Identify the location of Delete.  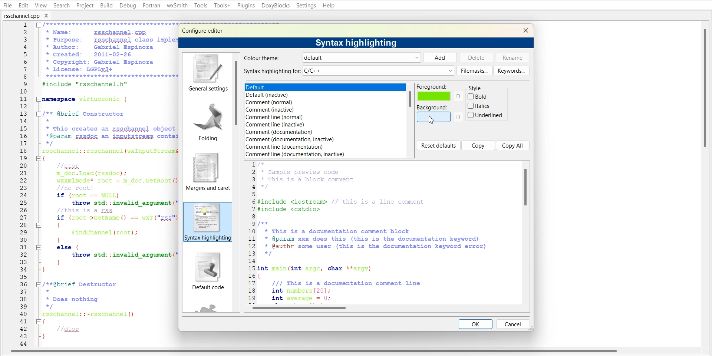
(476, 57).